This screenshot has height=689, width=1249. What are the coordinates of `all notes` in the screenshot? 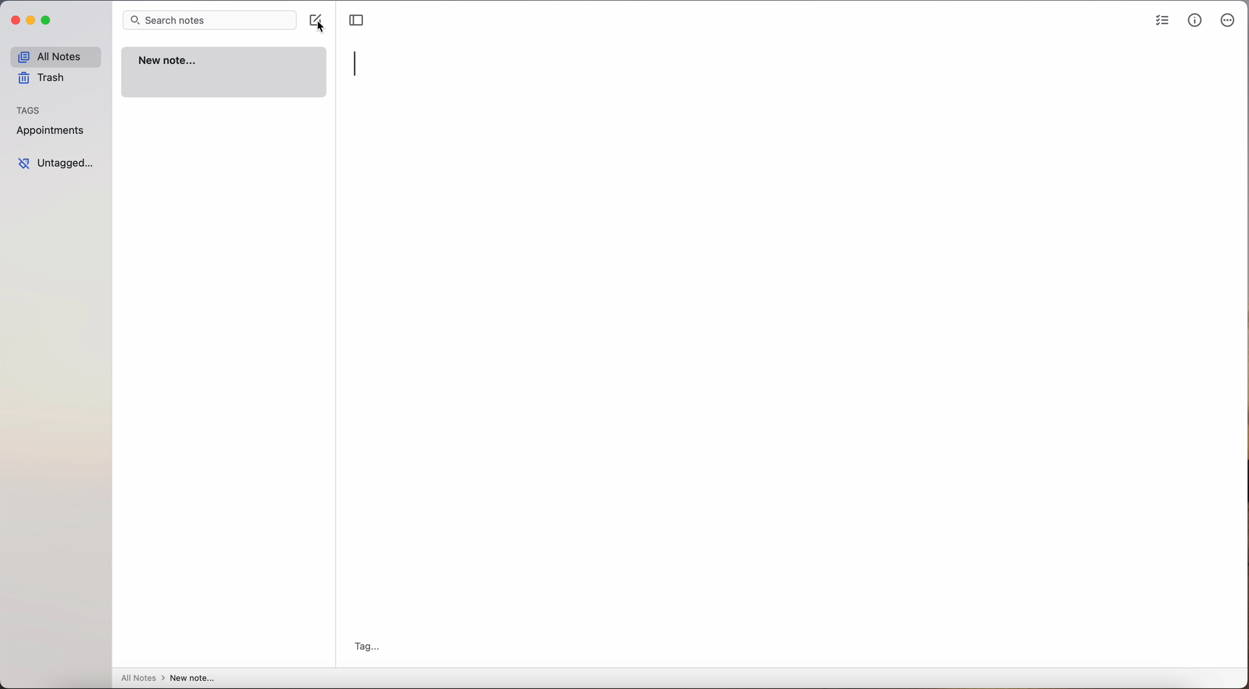 It's located at (141, 678).